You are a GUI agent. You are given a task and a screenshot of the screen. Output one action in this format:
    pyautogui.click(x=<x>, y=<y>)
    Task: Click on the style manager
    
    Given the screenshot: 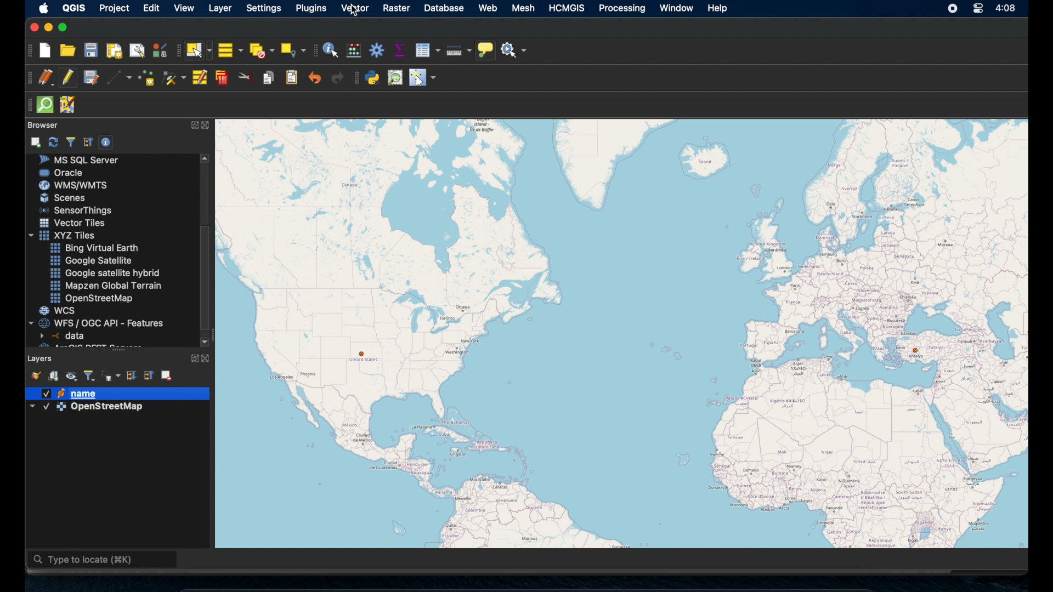 What is the action you would take?
    pyautogui.click(x=35, y=374)
    